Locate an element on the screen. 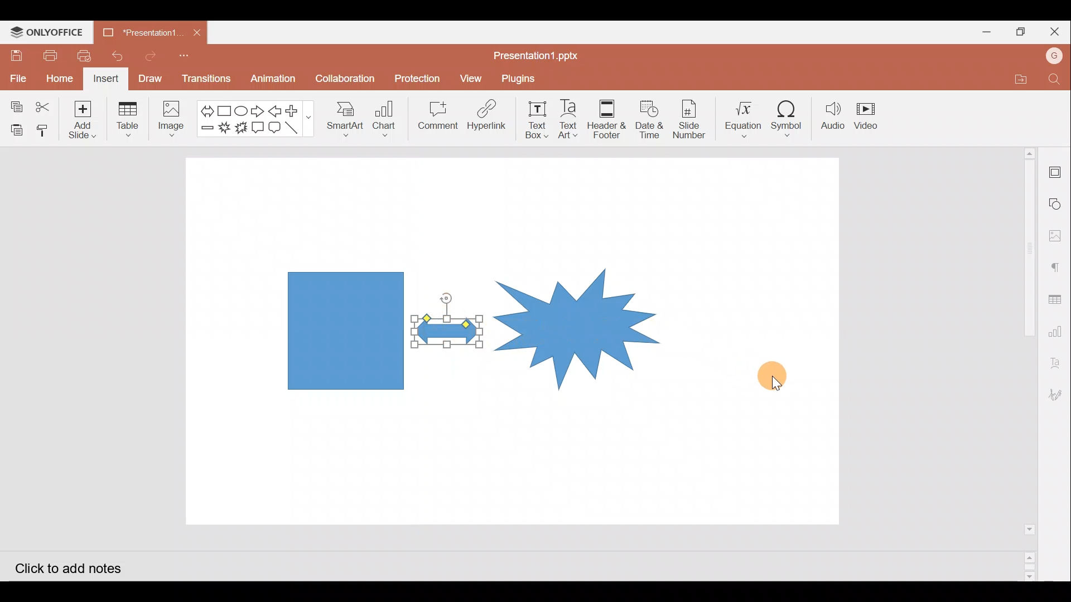 This screenshot has height=602, width=1071. Close document is located at coordinates (200, 34).